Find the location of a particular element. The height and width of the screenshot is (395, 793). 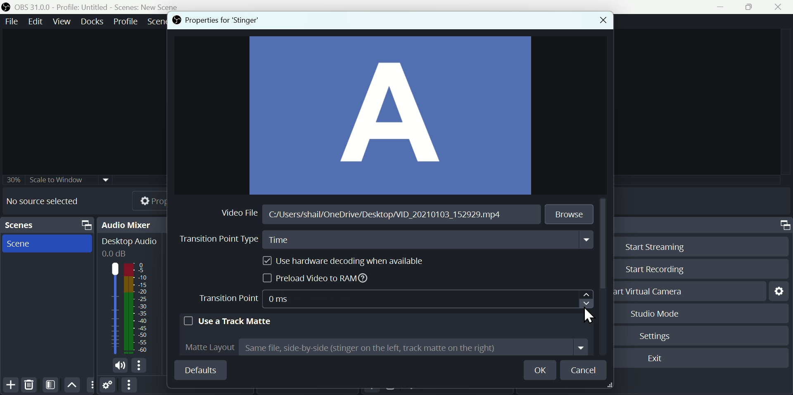

Video file is located at coordinates (241, 211).